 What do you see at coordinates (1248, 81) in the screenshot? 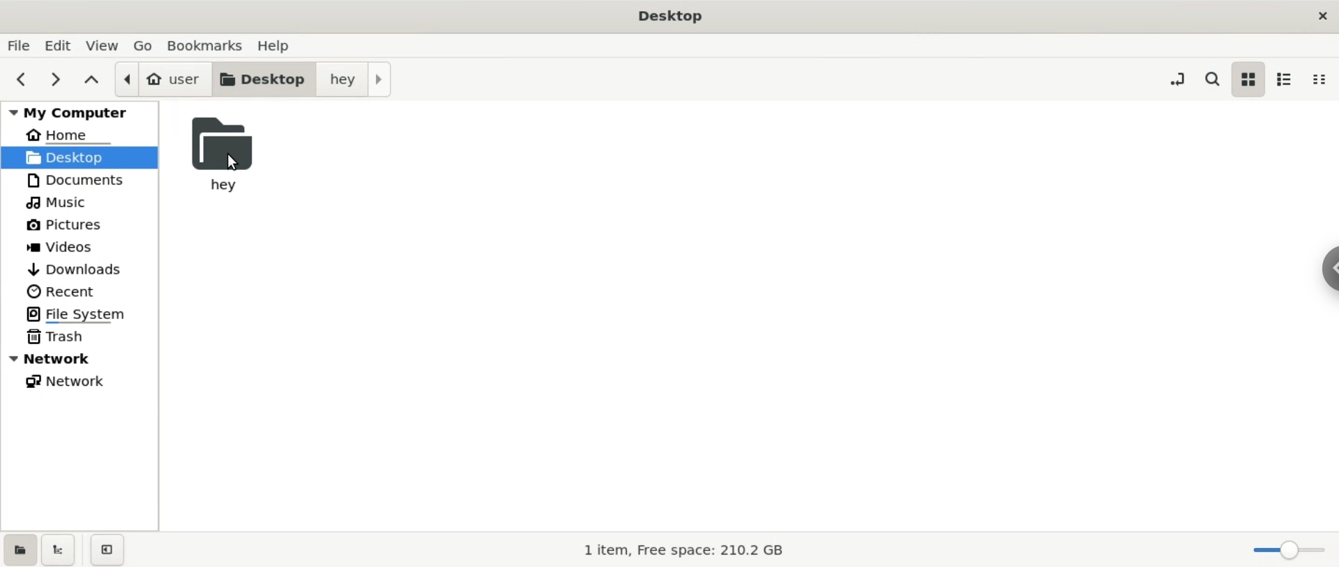
I see `icon view` at bounding box center [1248, 81].